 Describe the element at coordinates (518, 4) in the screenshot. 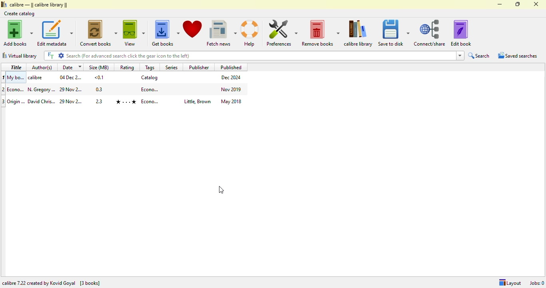

I see `maximize` at that location.